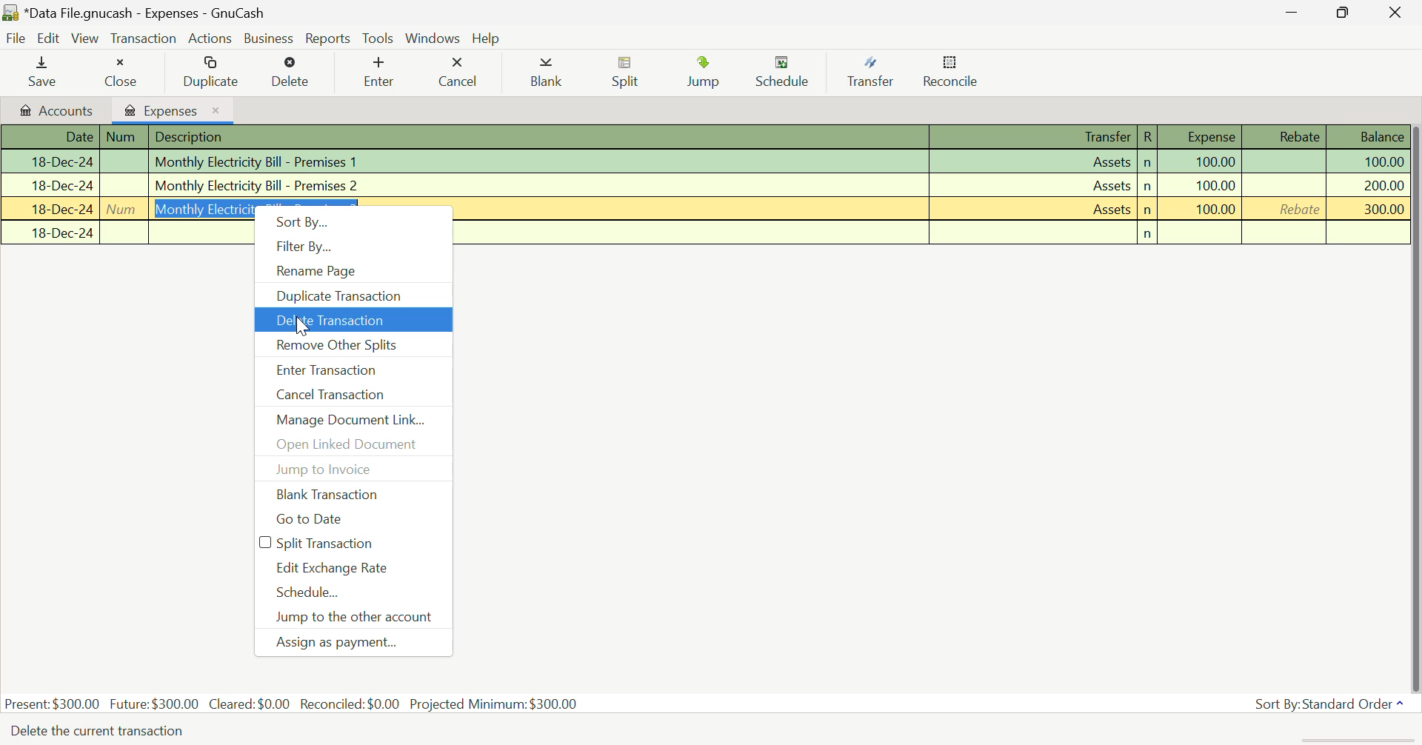 The width and height of the screenshot is (1422, 745). I want to click on Actions, so click(212, 38).